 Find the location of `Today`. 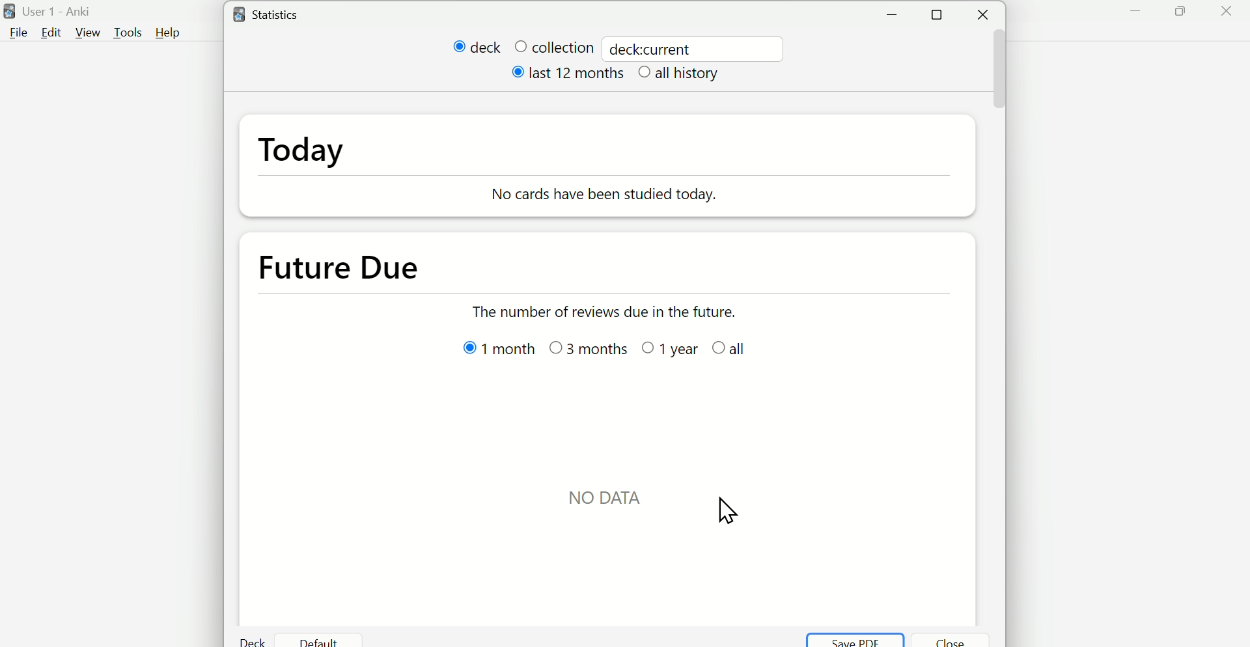

Today is located at coordinates (311, 152).